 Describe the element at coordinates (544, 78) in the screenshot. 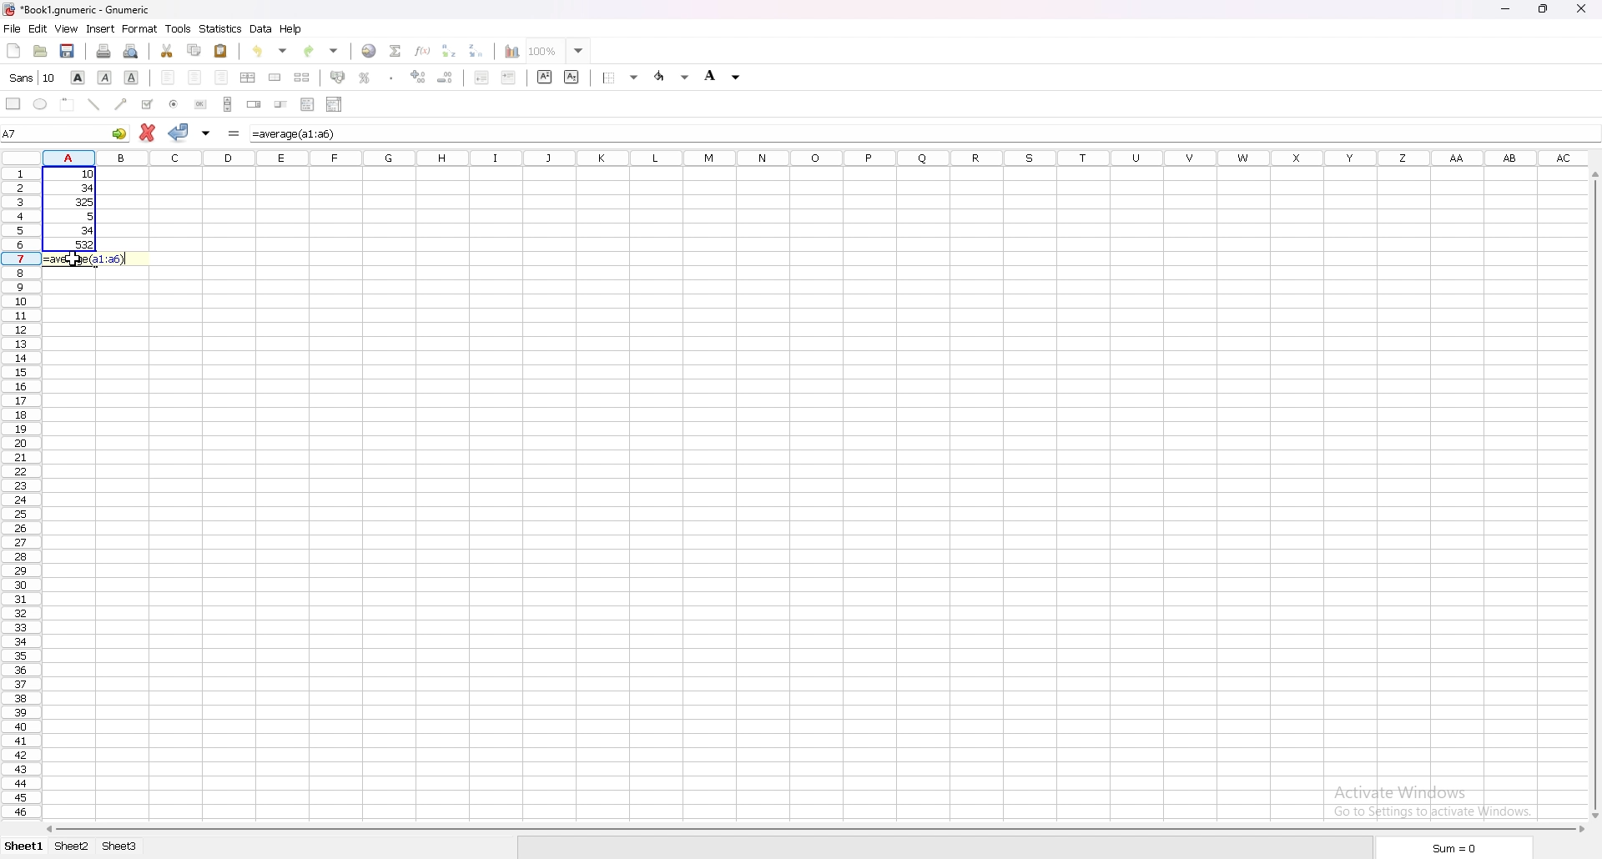

I see `superscript` at that location.